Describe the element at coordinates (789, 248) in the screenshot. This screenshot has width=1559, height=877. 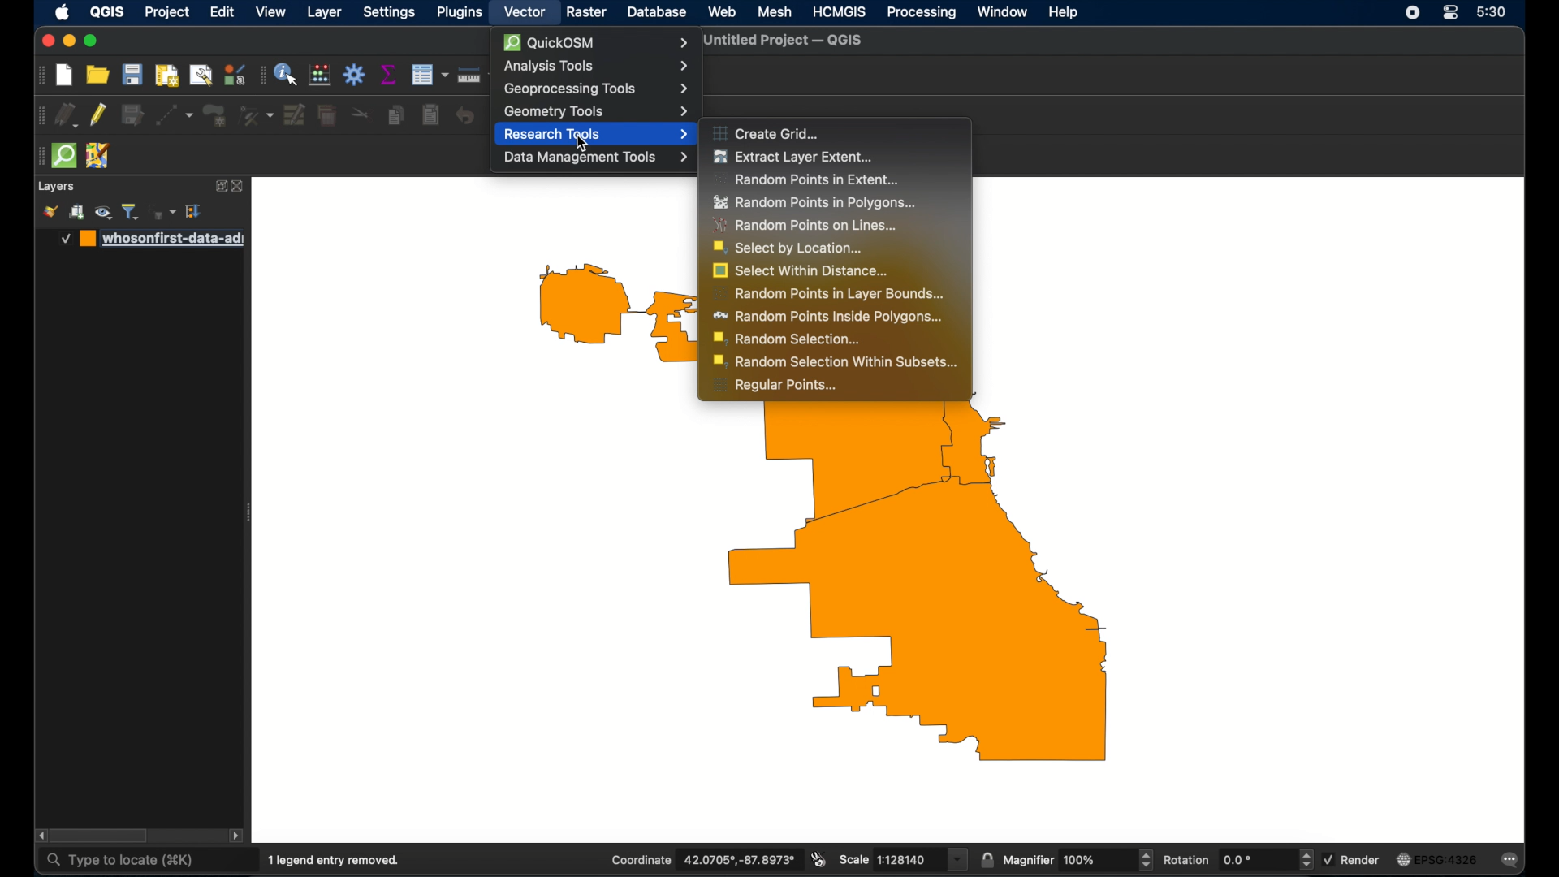
I see `select by location` at that location.